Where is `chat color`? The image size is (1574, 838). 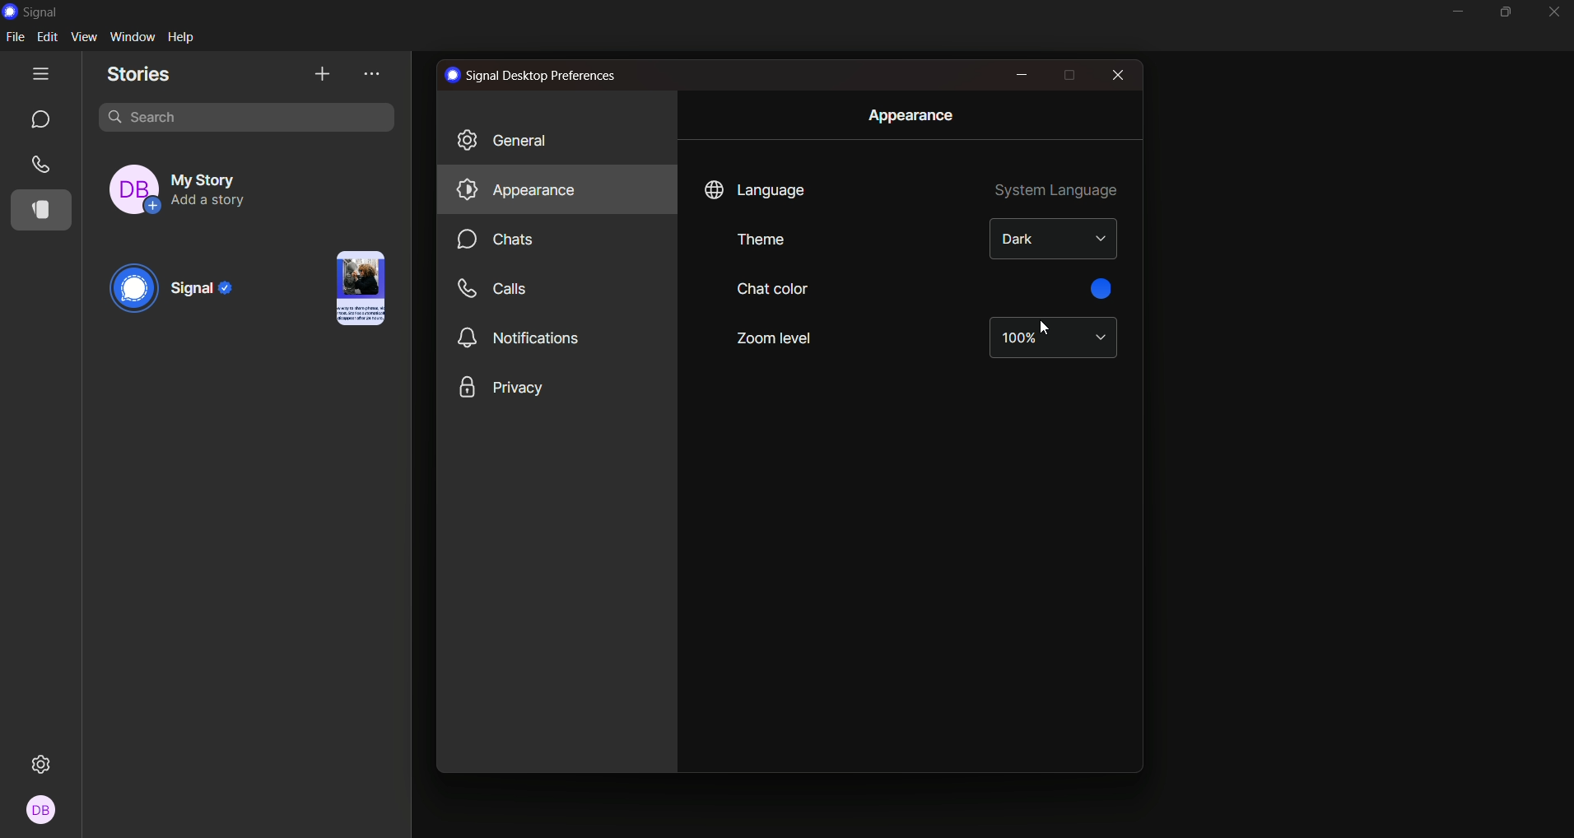
chat color is located at coordinates (772, 287).